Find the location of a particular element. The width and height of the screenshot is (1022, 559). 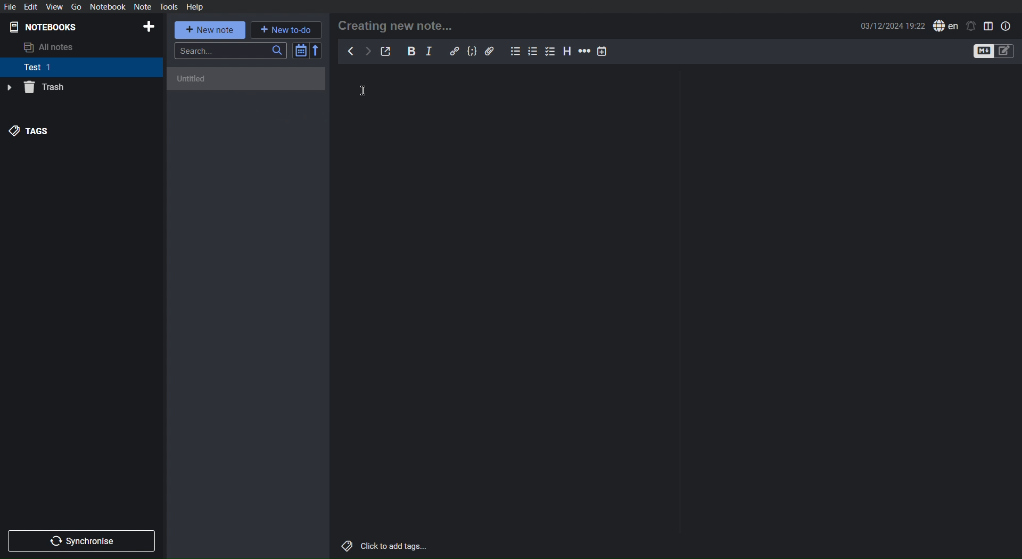

New to-do is located at coordinates (286, 30).